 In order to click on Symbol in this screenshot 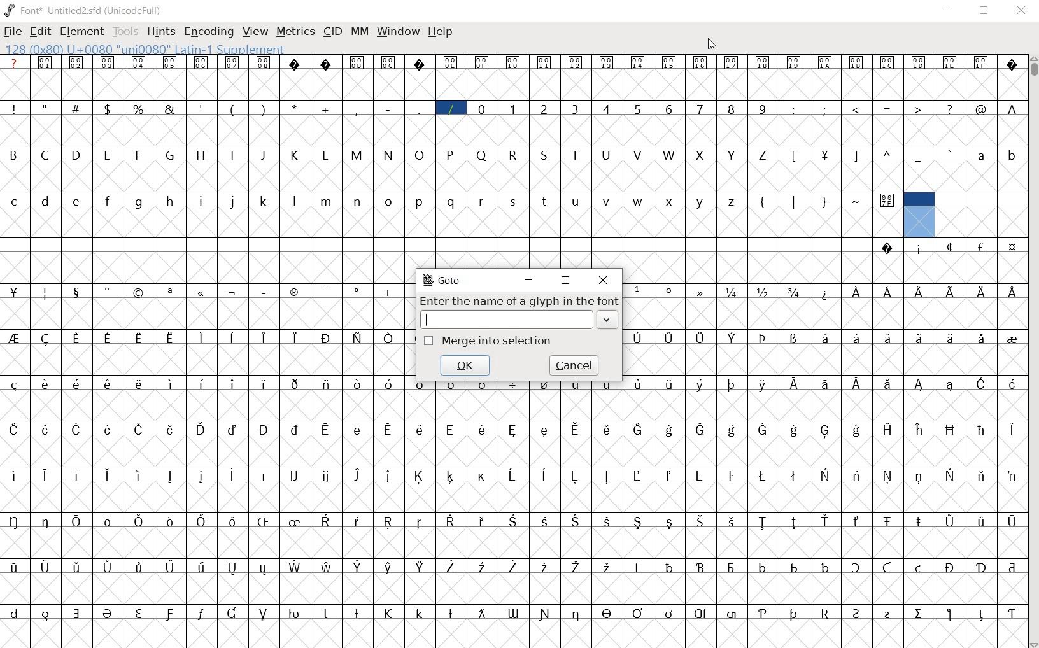, I will do `click(889, 249)`.